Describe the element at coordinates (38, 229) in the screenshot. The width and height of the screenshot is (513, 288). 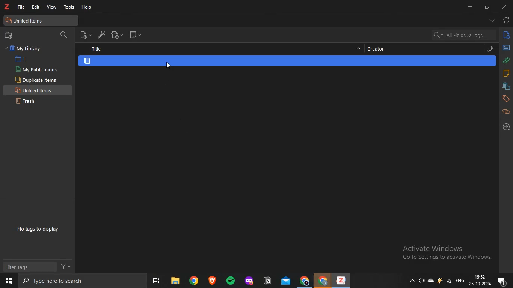
I see `No tags to display` at that location.